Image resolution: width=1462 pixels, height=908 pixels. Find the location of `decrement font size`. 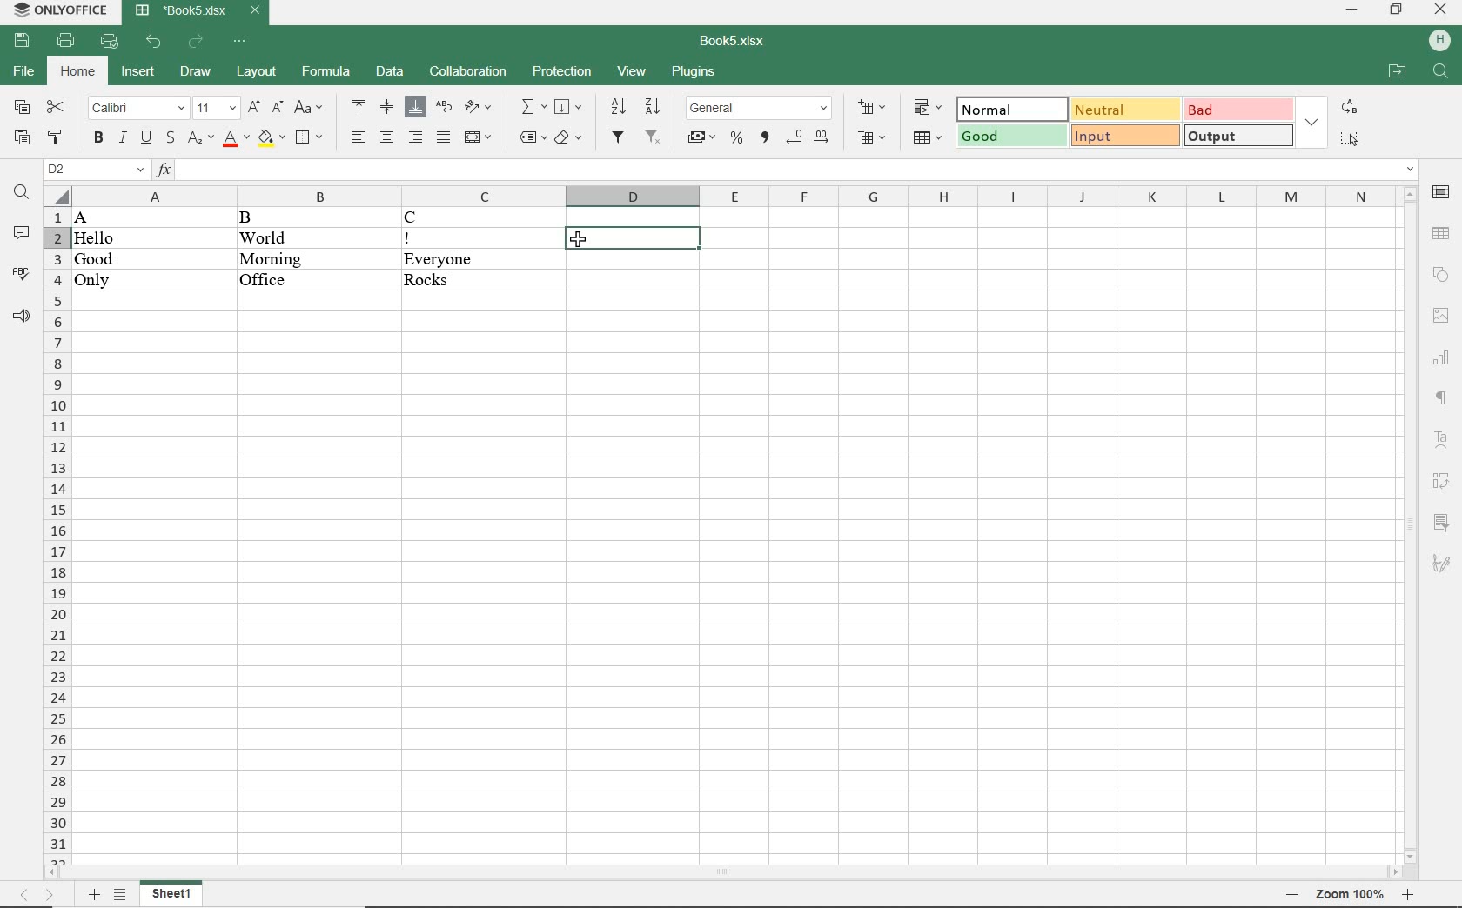

decrement font size is located at coordinates (277, 110).